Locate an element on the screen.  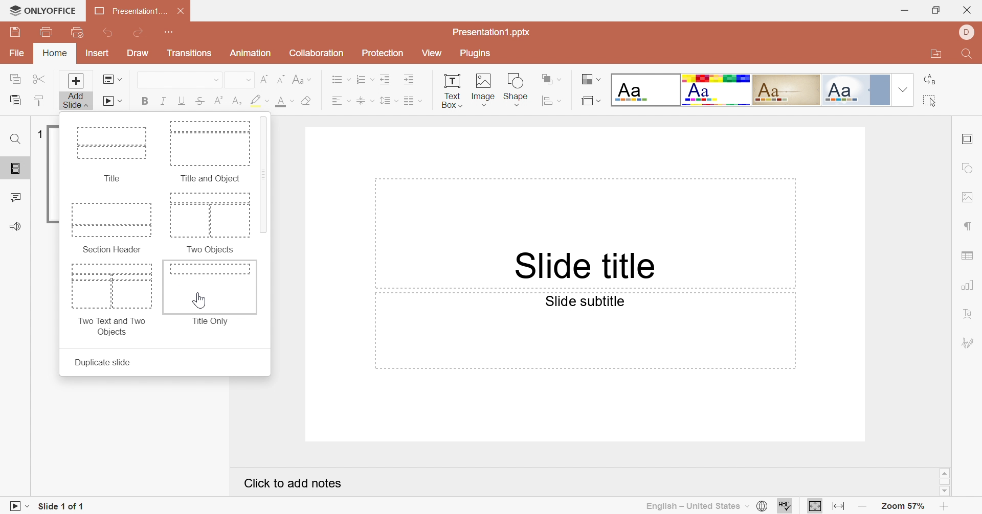
Chart settings is located at coordinates (966, 285).